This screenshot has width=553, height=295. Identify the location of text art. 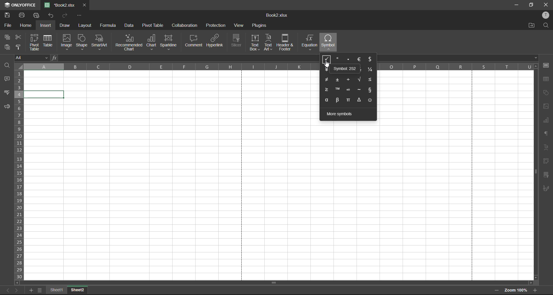
(269, 43).